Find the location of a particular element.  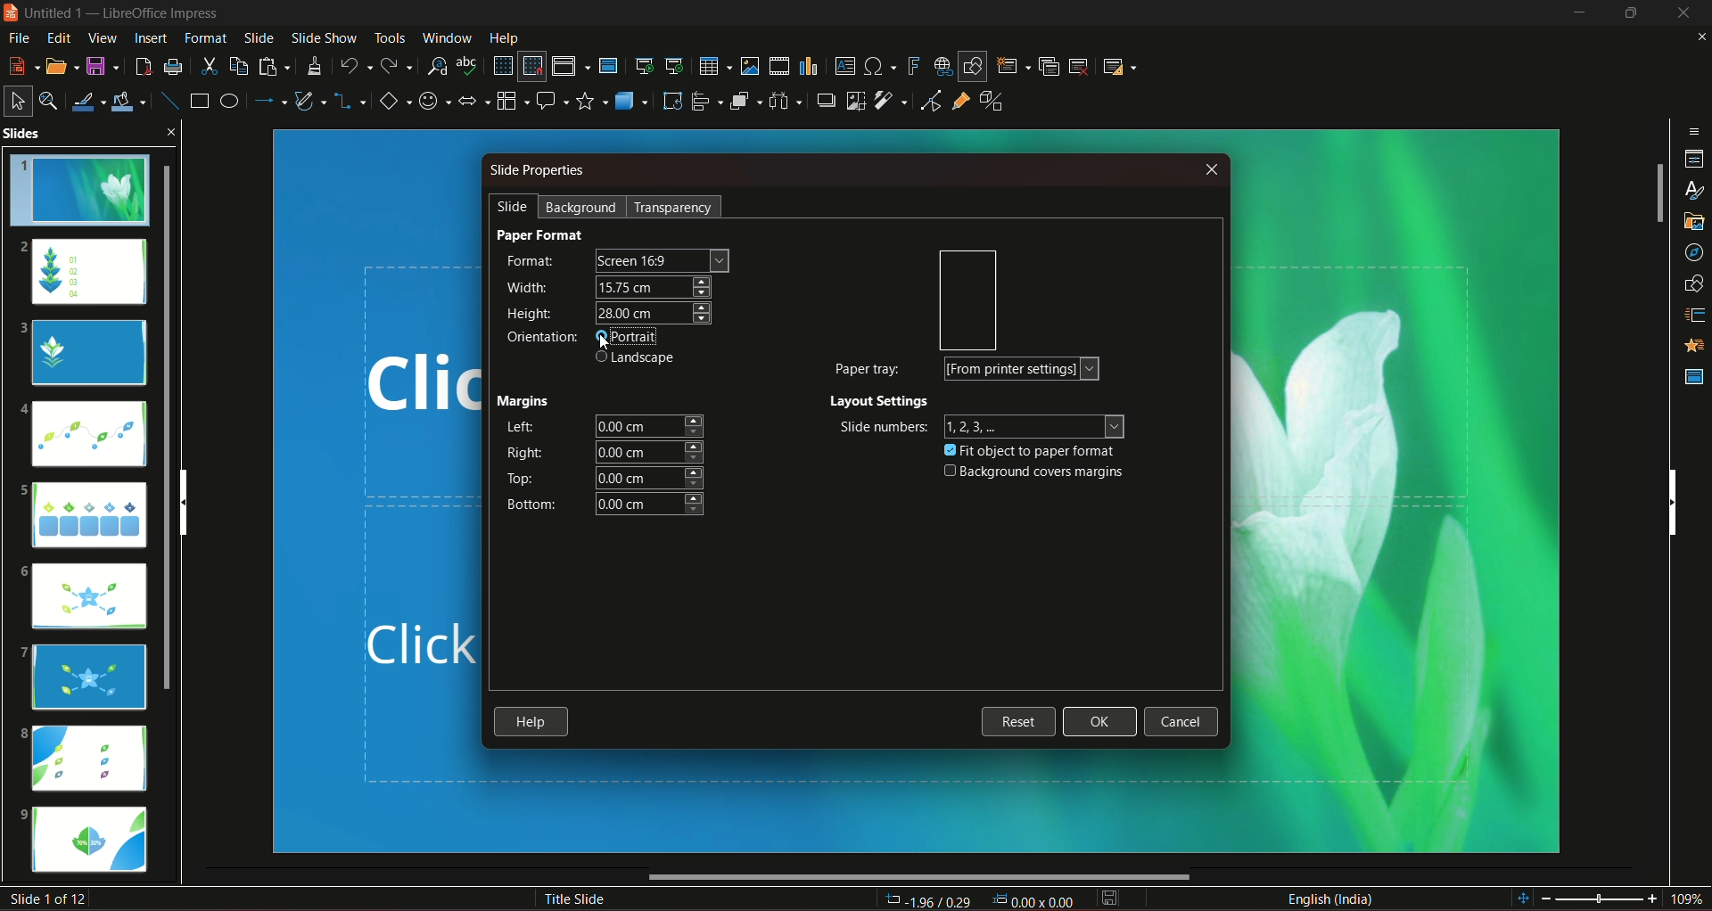

close is located at coordinates (175, 130).